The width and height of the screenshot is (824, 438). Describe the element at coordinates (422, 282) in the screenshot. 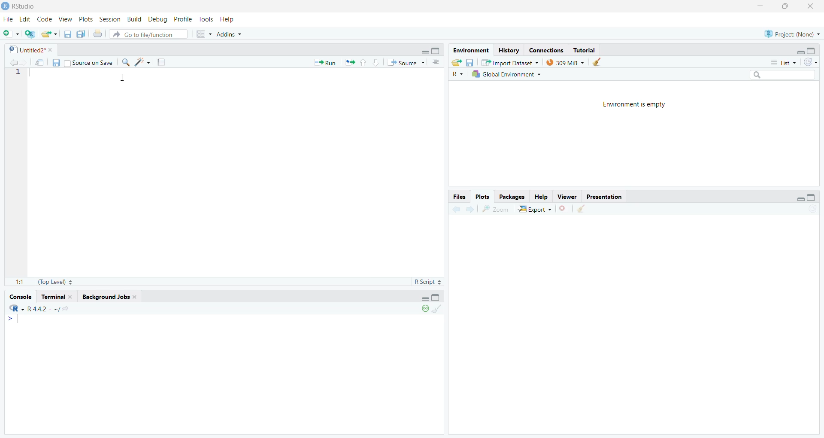

I see `R Script ` at that location.